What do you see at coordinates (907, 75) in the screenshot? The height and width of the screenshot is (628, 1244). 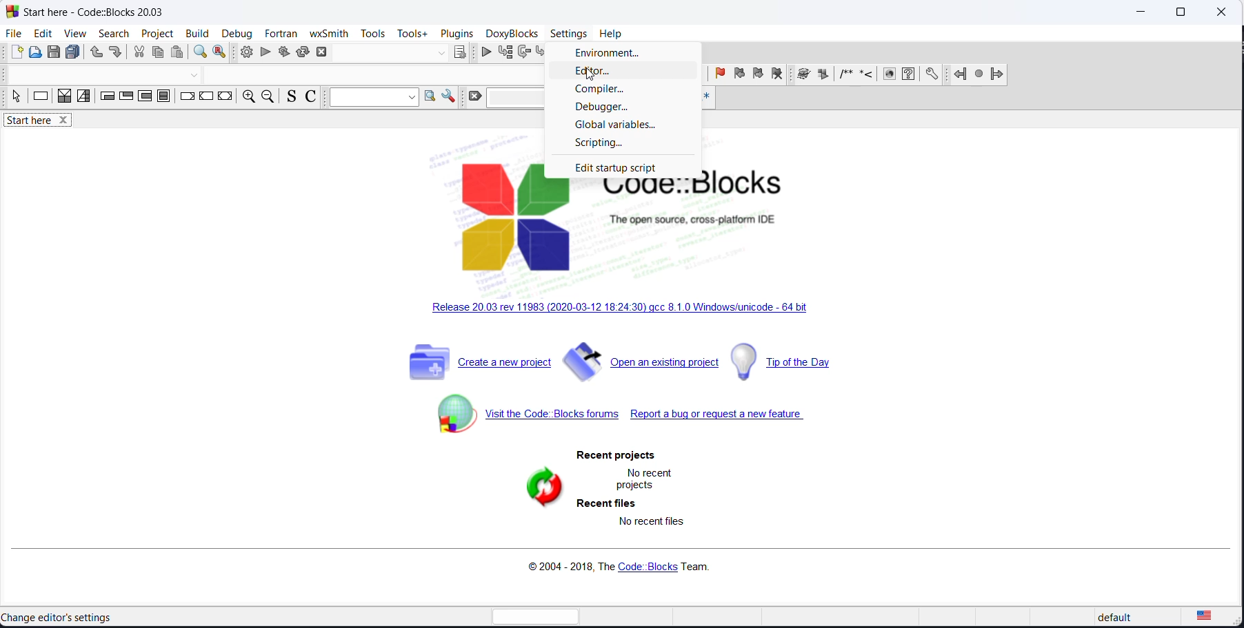 I see `questions` at bounding box center [907, 75].